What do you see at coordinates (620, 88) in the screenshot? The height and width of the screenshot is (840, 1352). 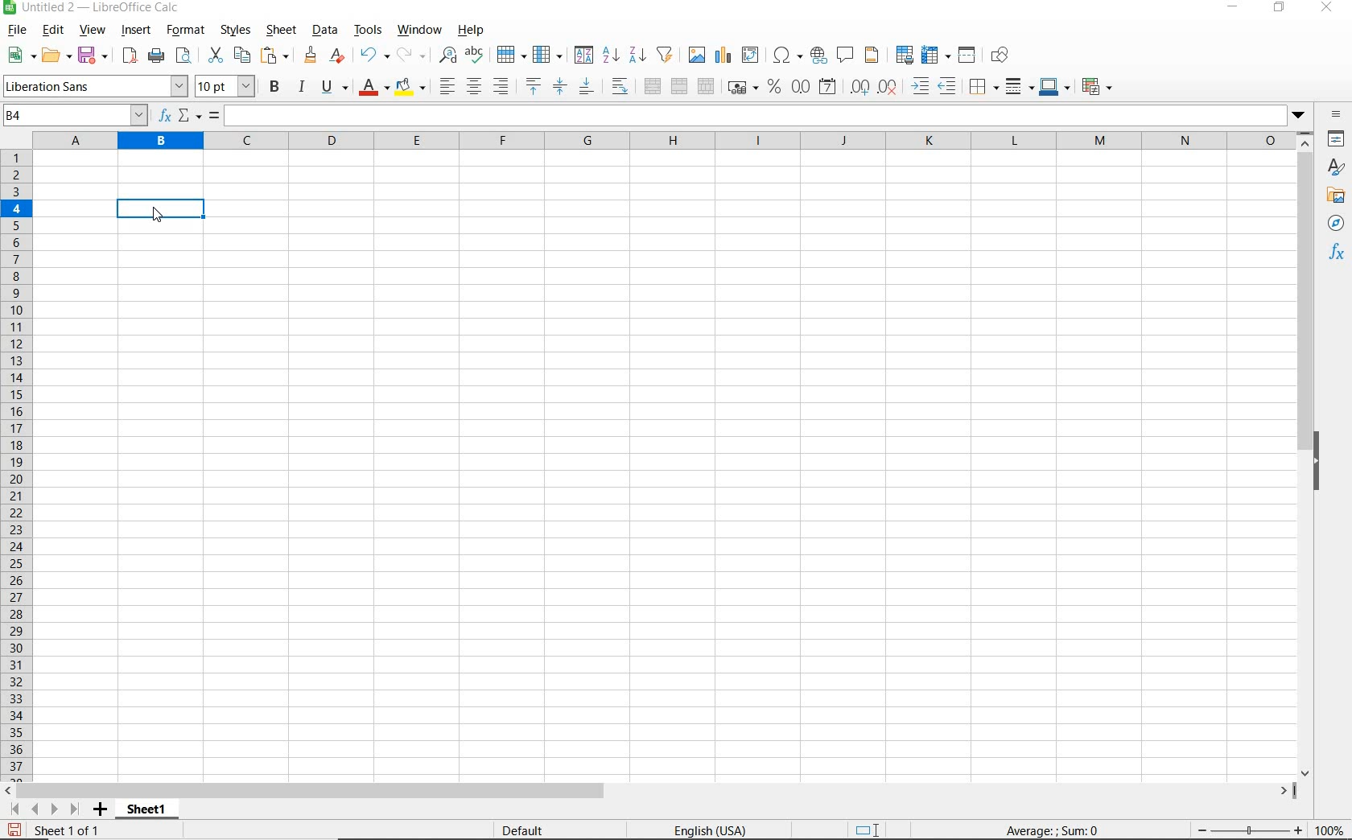 I see `wrap text` at bounding box center [620, 88].